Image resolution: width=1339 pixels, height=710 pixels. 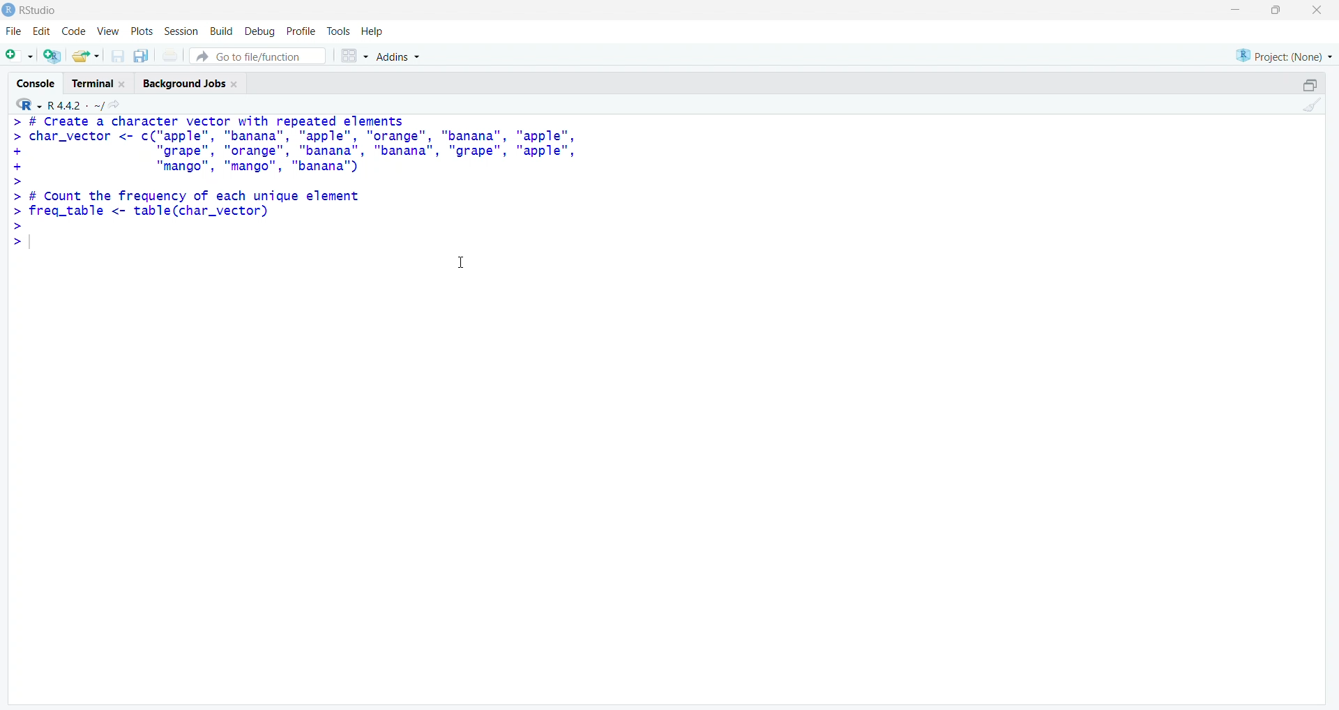 I want to click on Profile, so click(x=301, y=32).